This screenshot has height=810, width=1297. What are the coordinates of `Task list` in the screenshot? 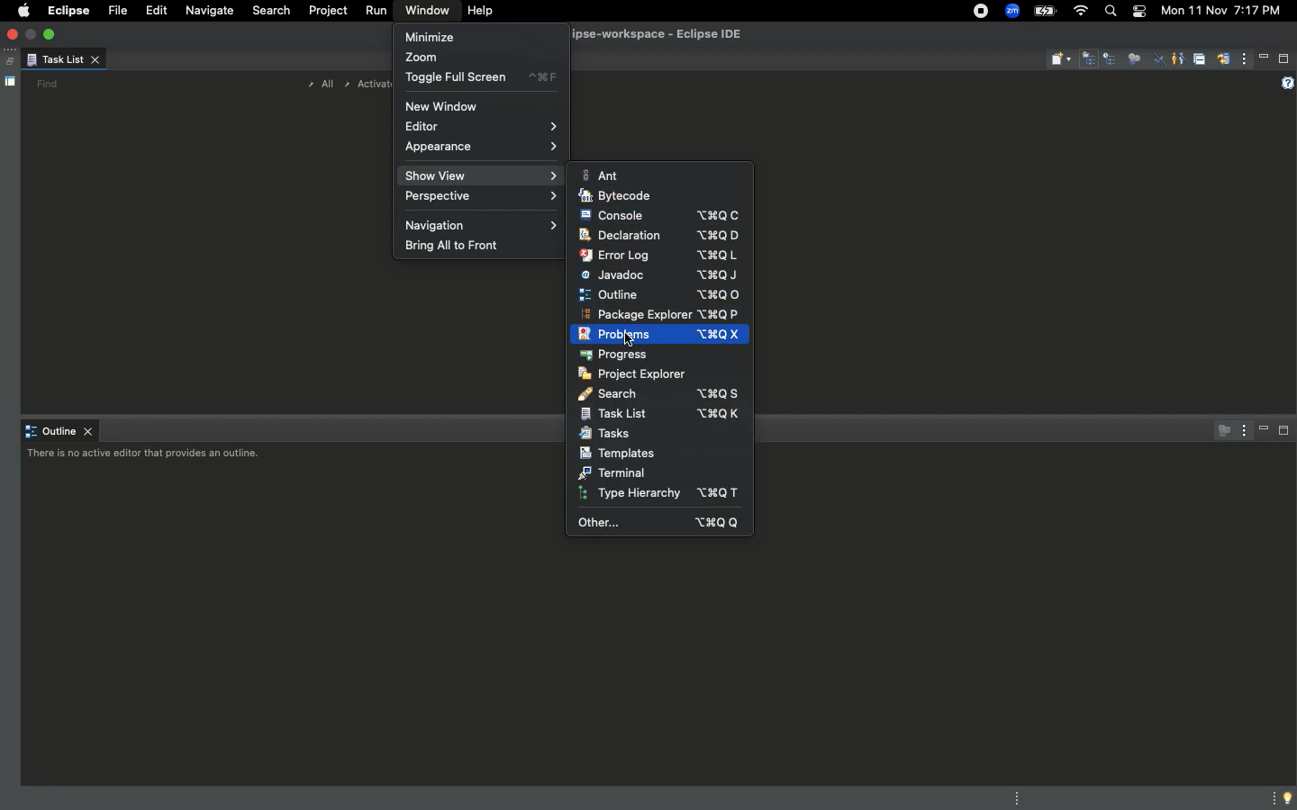 It's located at (63, 61).